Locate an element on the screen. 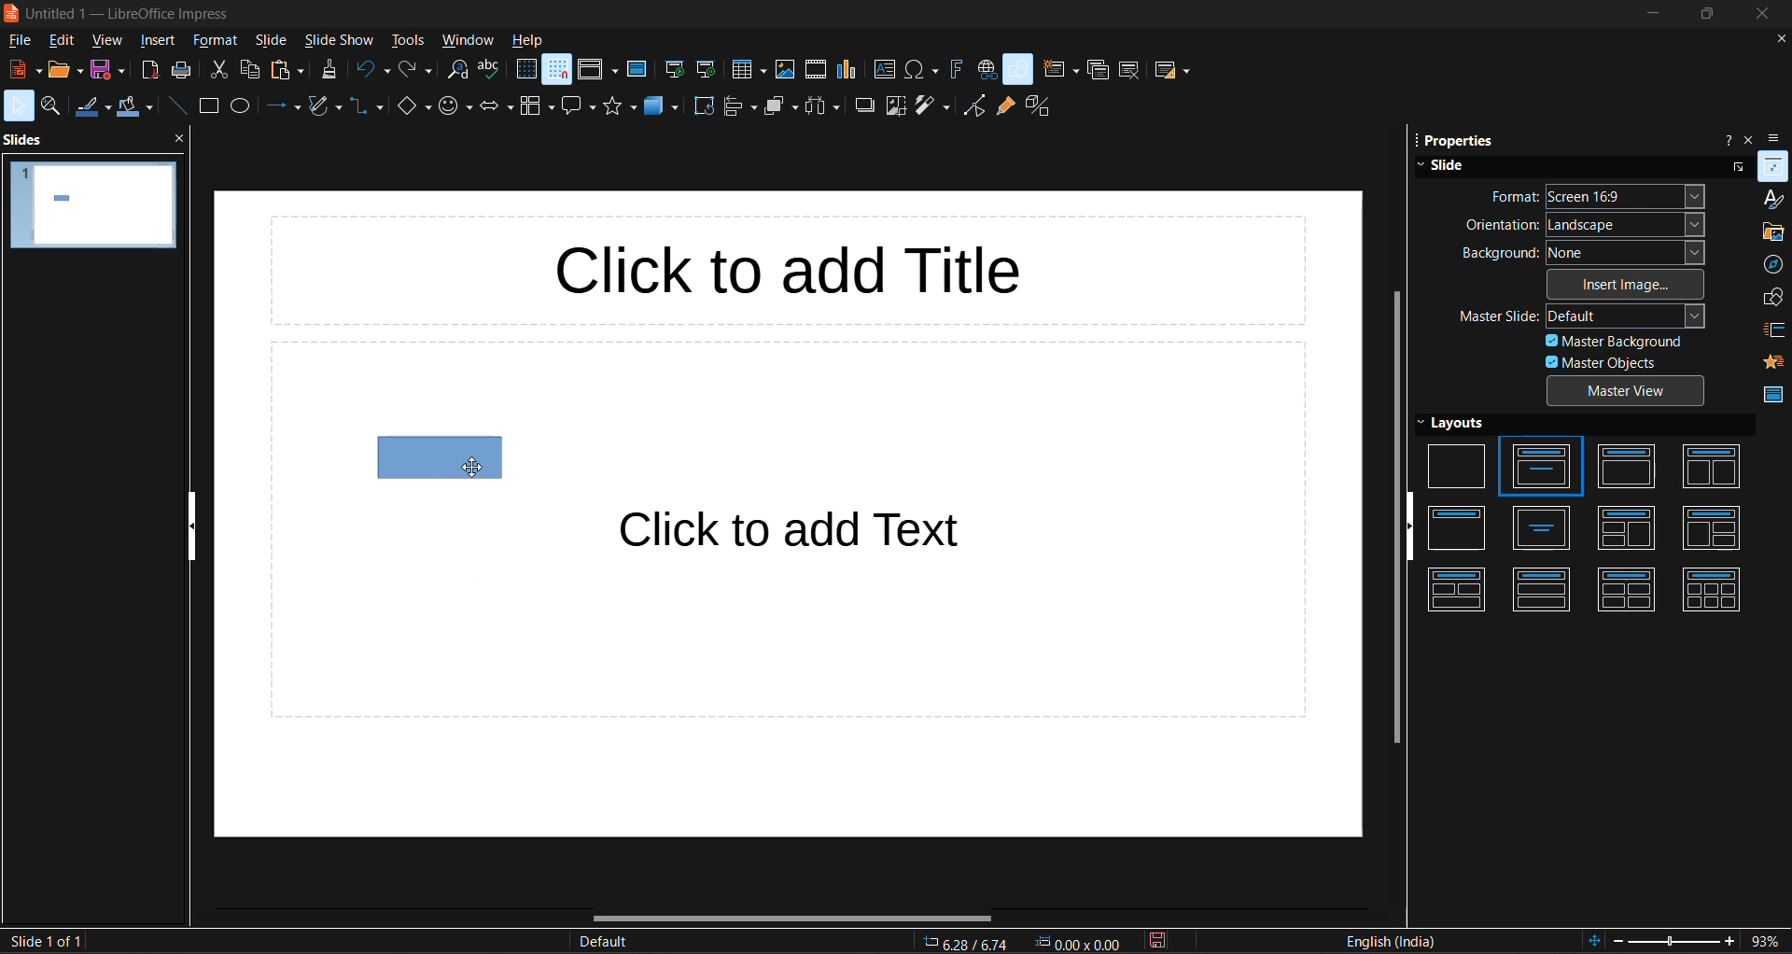 The width and height of the screenshot is (1792, 954). Default is located at coordinates (603, 943).